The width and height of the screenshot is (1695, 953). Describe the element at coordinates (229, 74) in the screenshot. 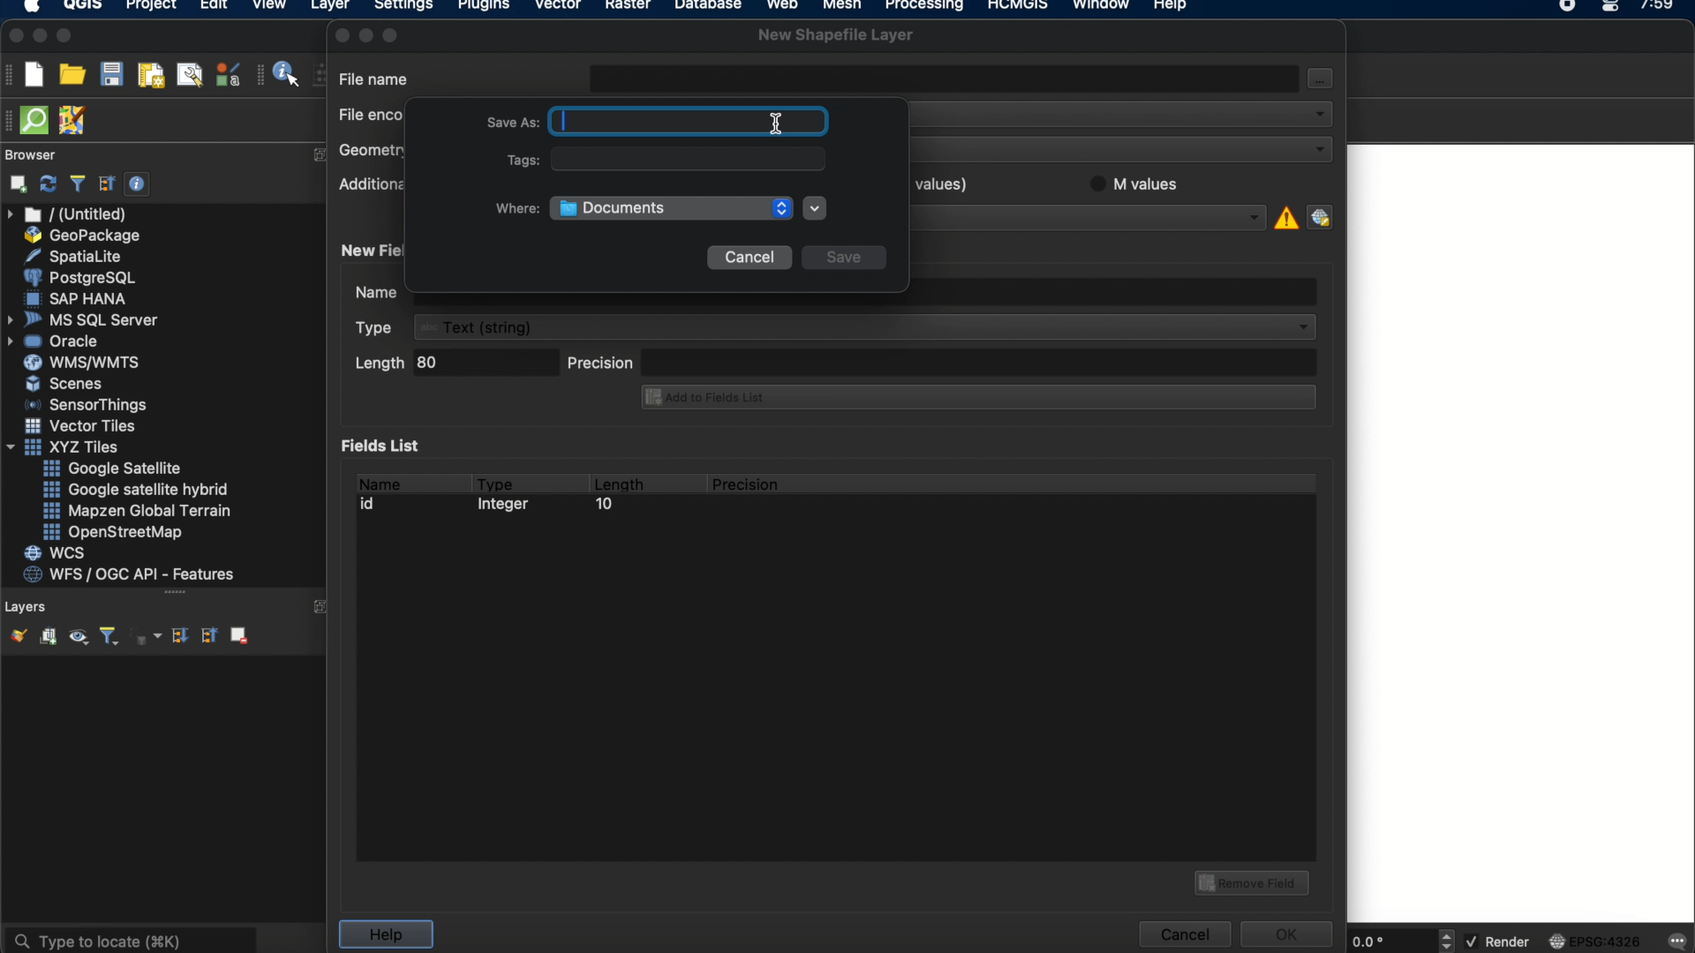

I see `style manager` at that location.